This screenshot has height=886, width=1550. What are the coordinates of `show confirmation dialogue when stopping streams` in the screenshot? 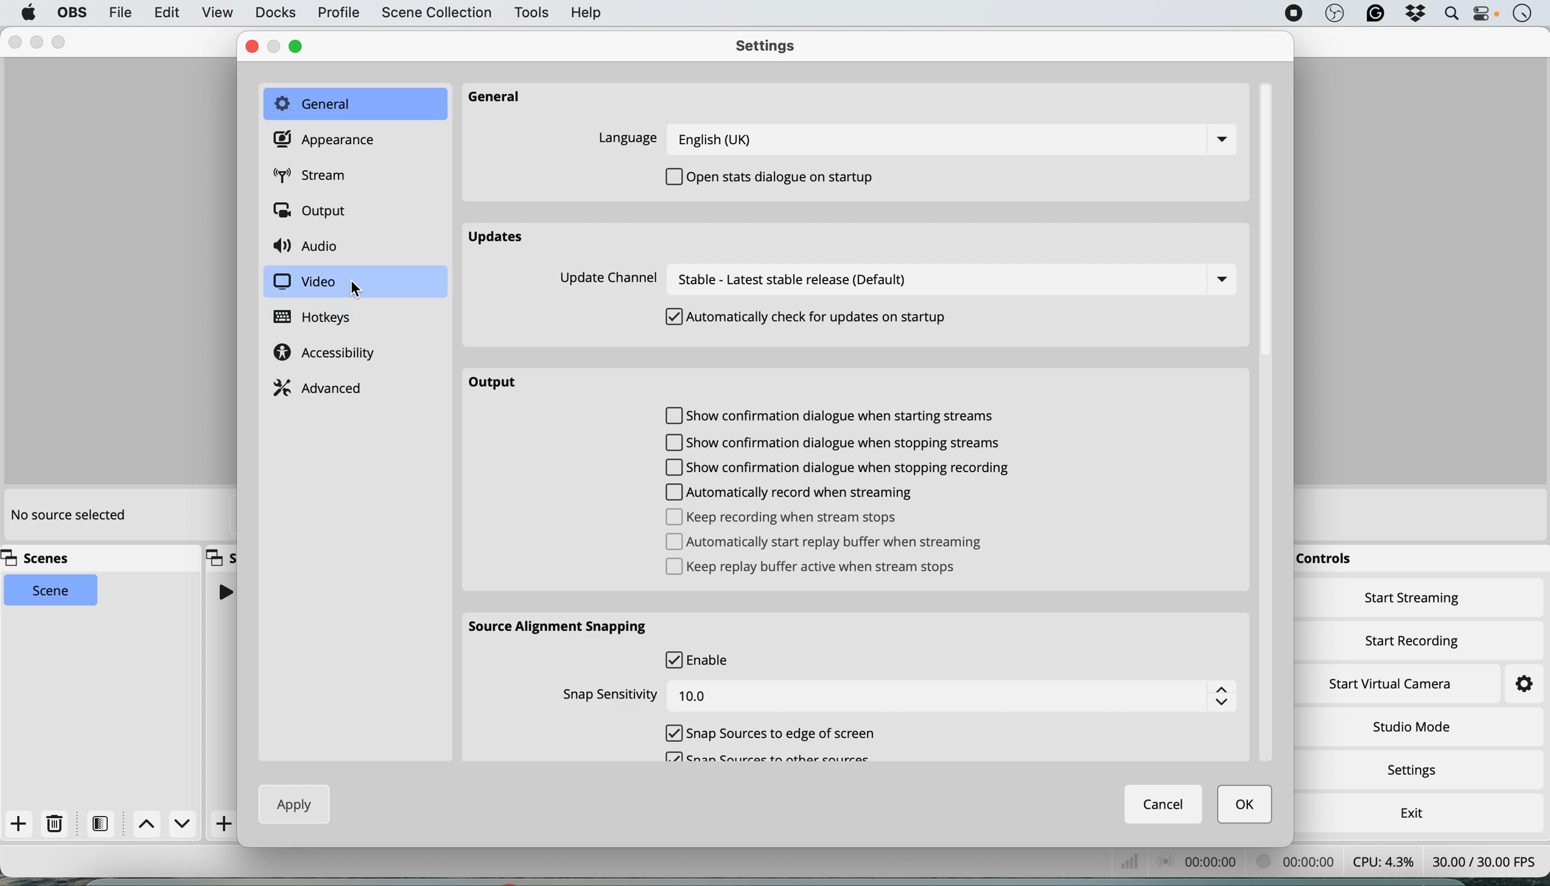 It's located at (832, 444).